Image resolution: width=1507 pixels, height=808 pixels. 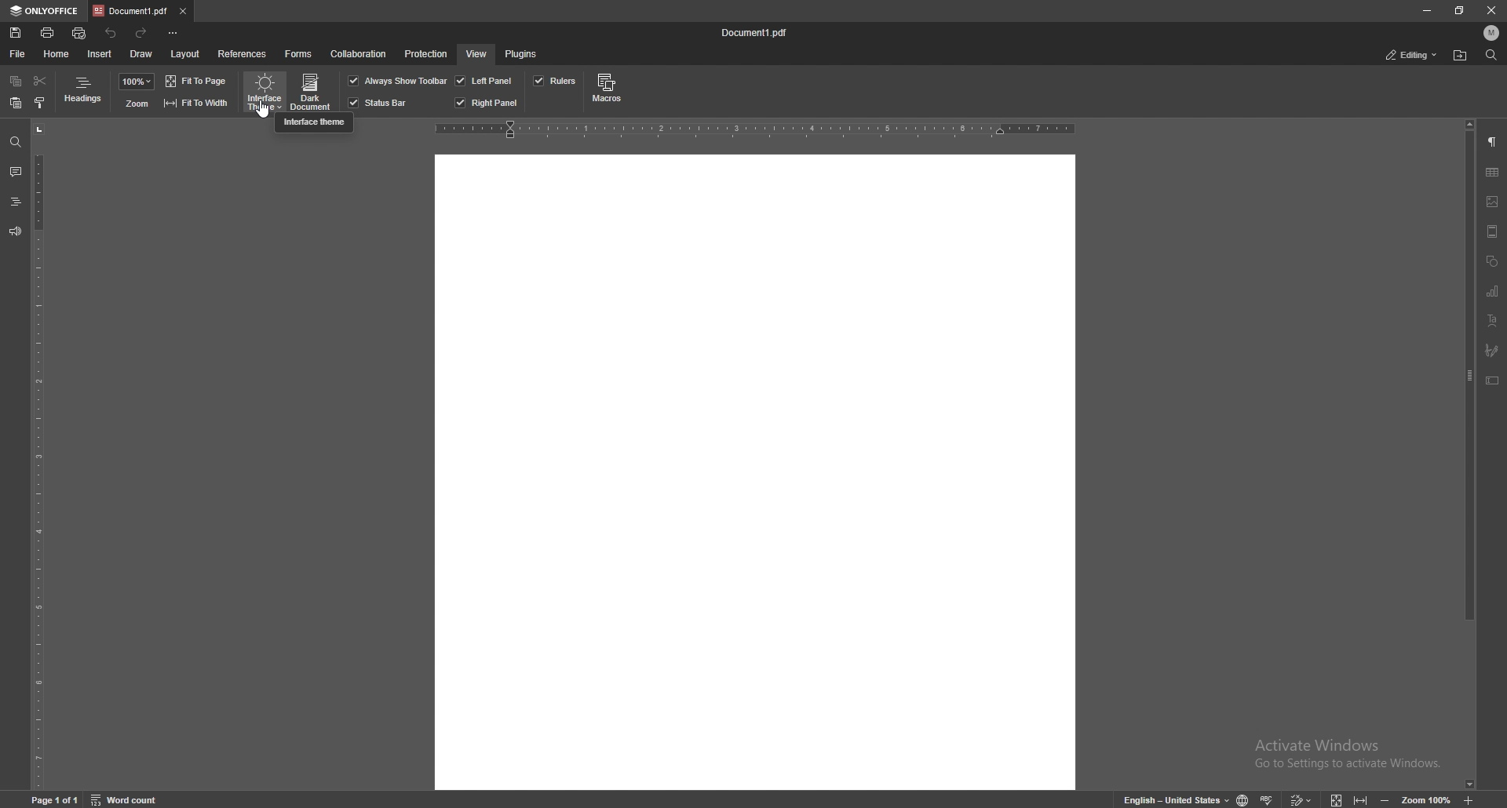 I want to click on heading, so click(x=16, y=202).